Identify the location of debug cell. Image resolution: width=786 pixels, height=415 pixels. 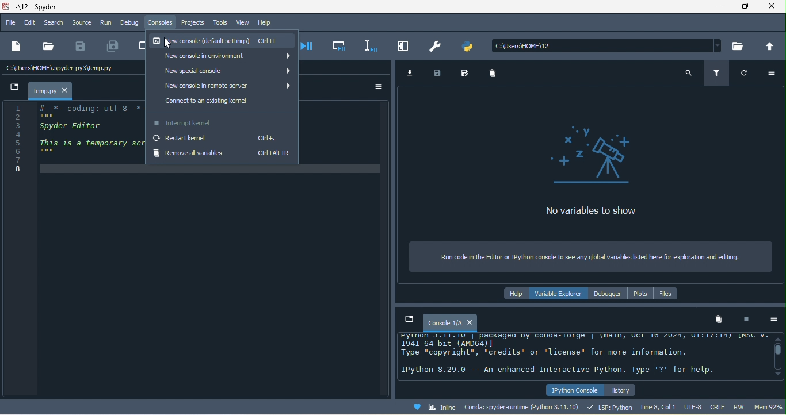
(341, 48).